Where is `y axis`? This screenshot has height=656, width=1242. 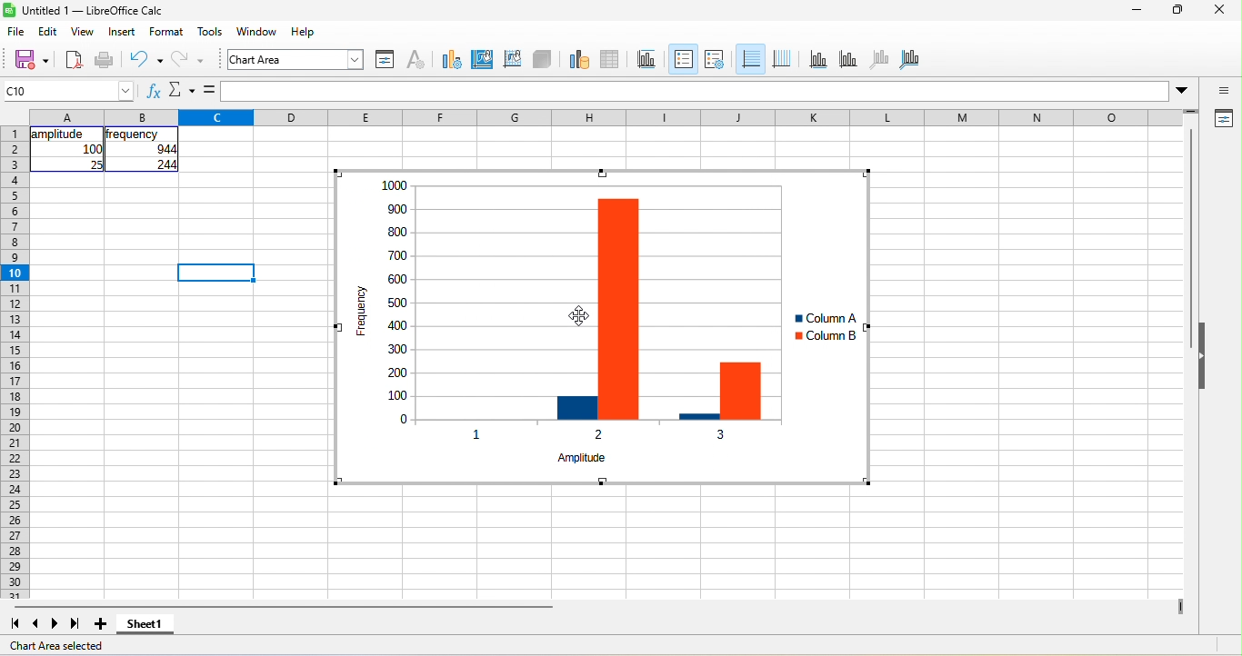 y axis is located at coordinates (848, 60).